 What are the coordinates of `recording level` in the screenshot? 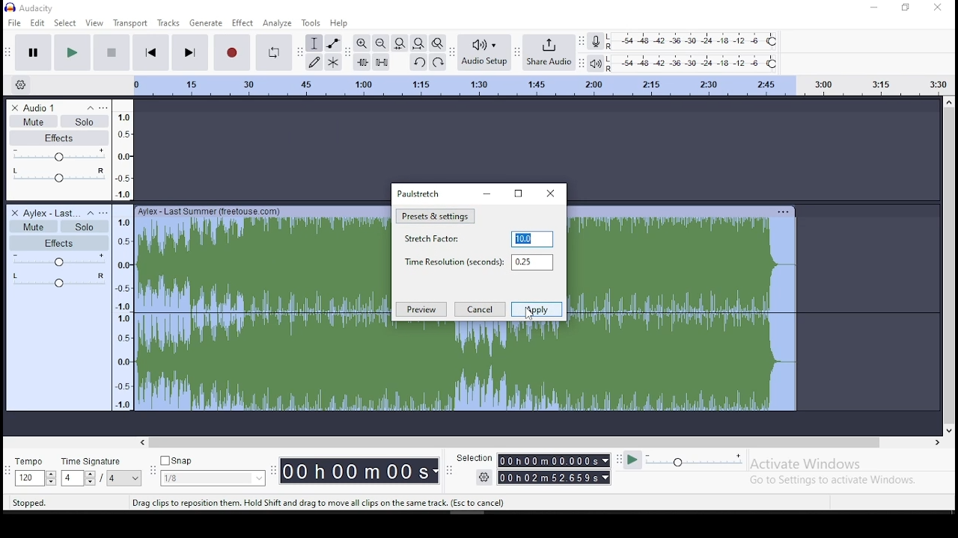 It's located at (695, 42).